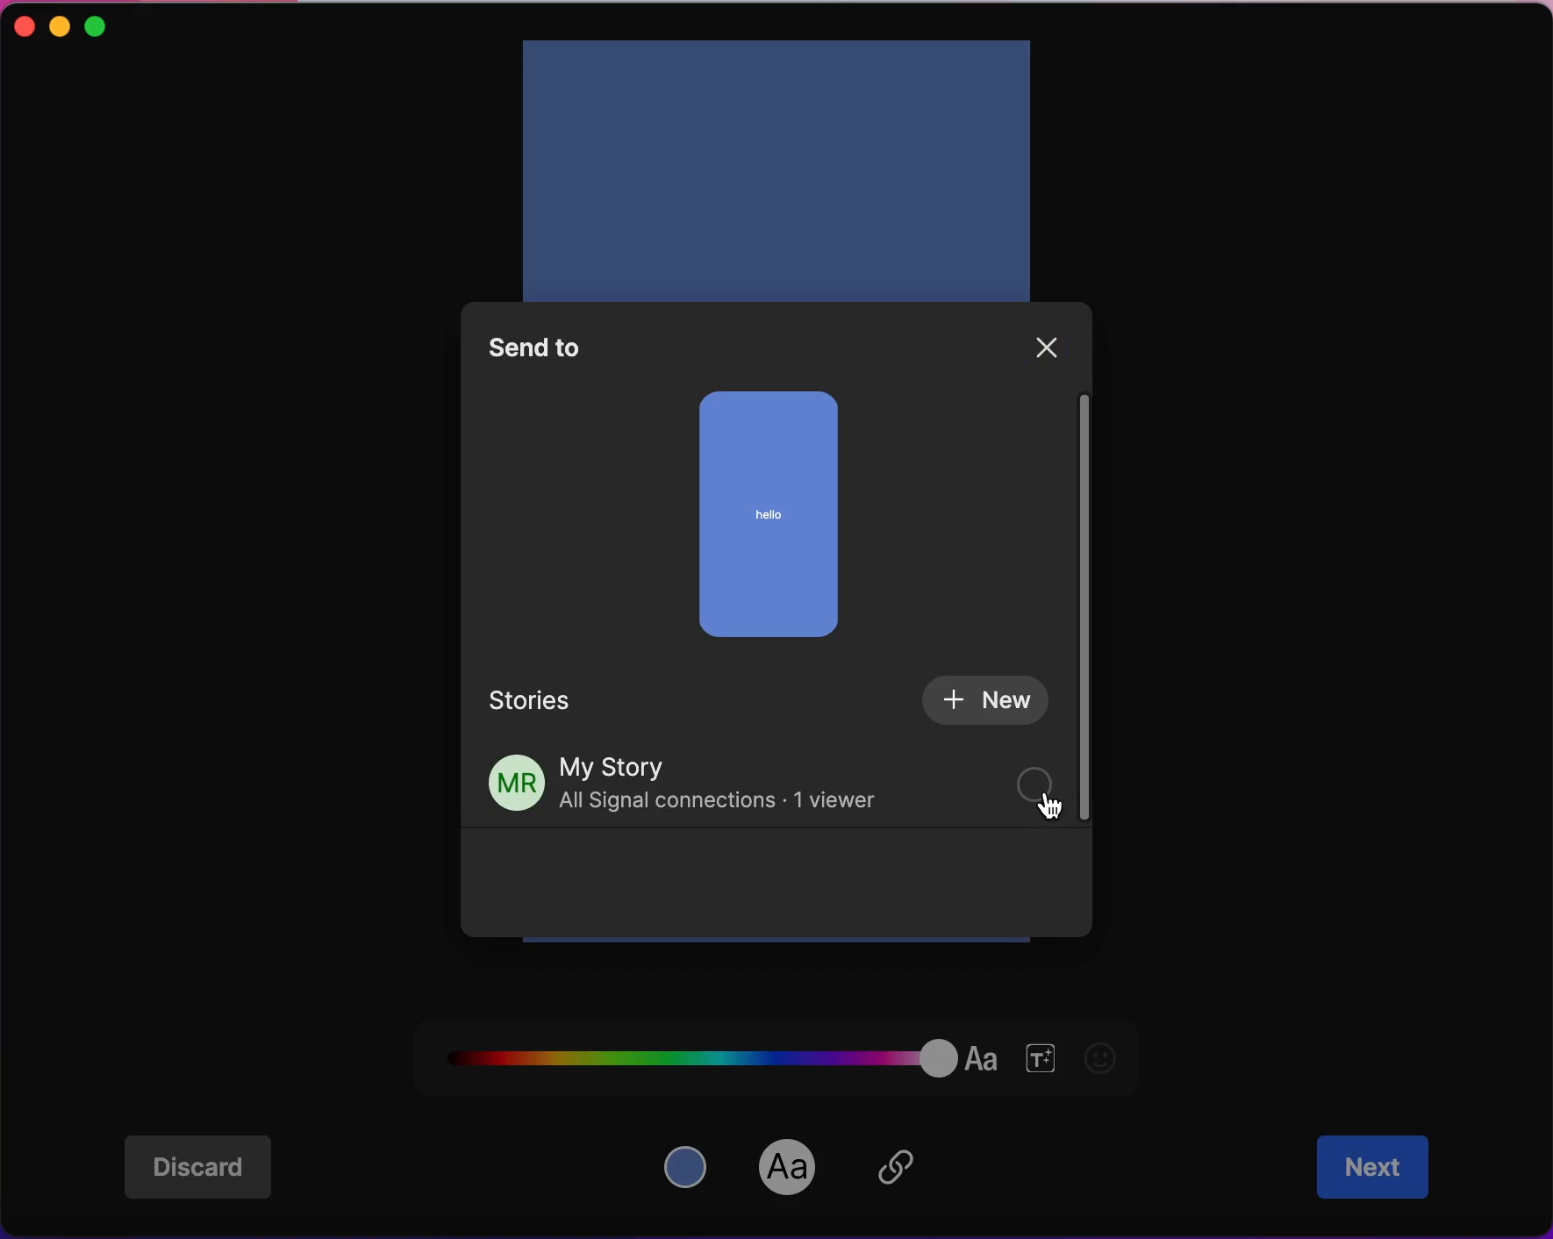 Image resolution: width=1553 pixels, height=1239 pixels. What do you see at coordinates (513, 785) in the screenshot?
I see `profile picture` at bounding box center [513, 785].